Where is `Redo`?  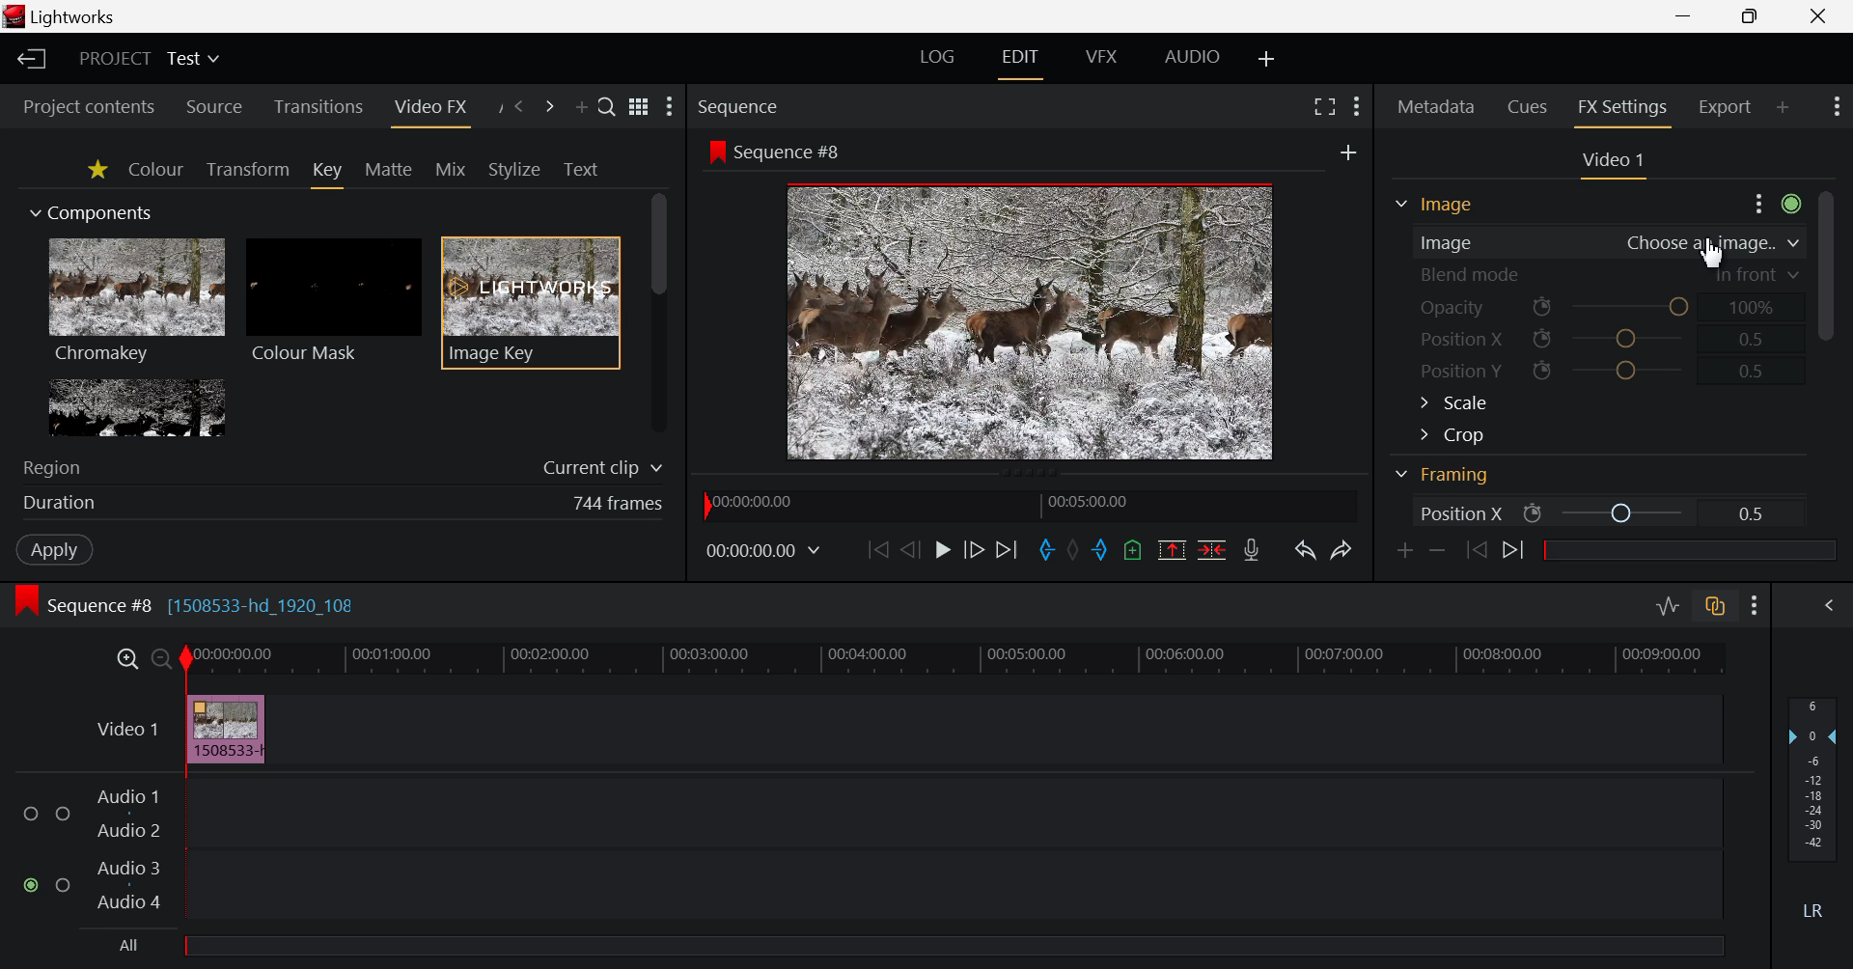 Redo is located at coordinates (1341, 551).